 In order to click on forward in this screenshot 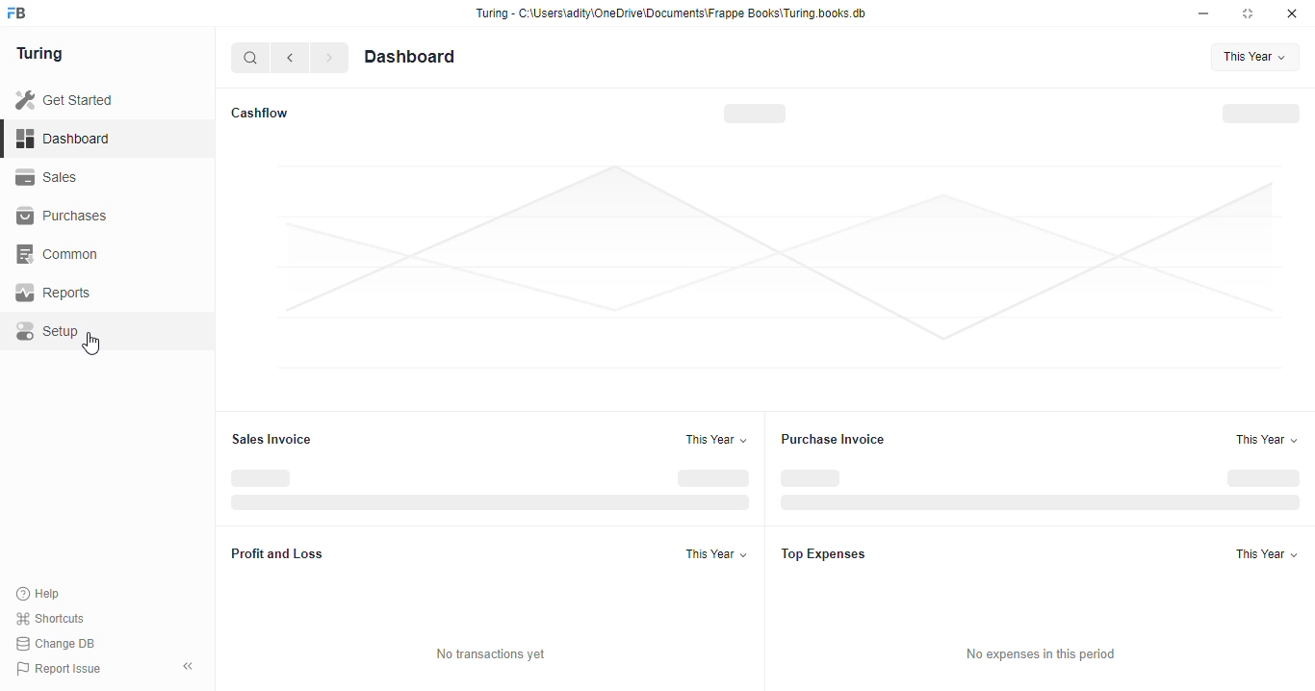, I will do `click(328, 59)`.